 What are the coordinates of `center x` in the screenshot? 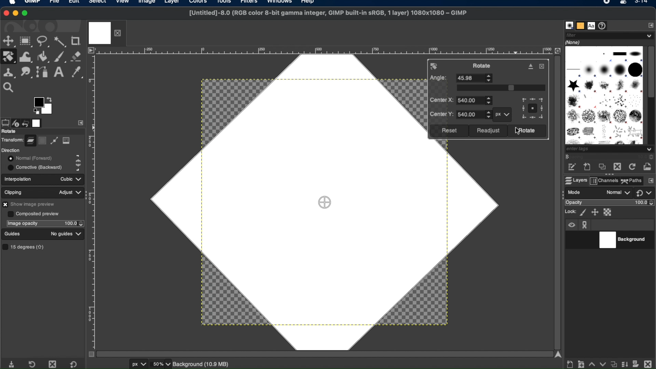 It's located at (462, 100).